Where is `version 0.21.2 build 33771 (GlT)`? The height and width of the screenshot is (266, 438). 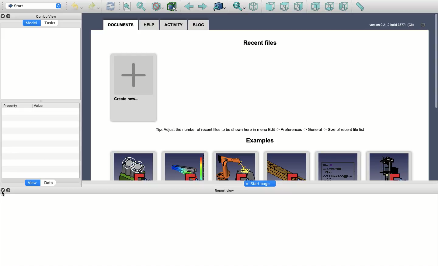
version 0.21.2 build 33771 (GlT) is located at coordinates (391, 25).